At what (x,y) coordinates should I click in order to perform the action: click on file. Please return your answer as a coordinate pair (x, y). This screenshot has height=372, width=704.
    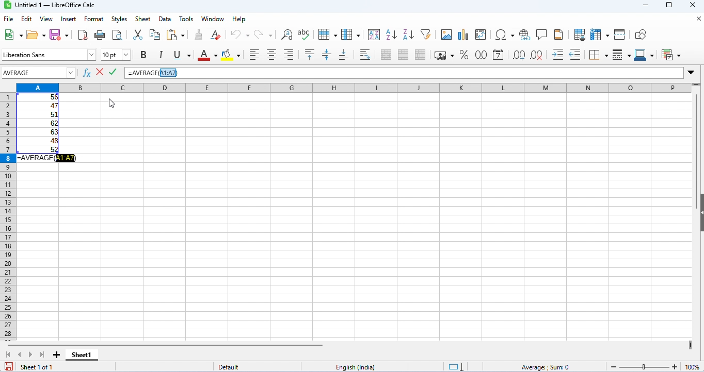
    Looking at the image, I should click on (8, 19).